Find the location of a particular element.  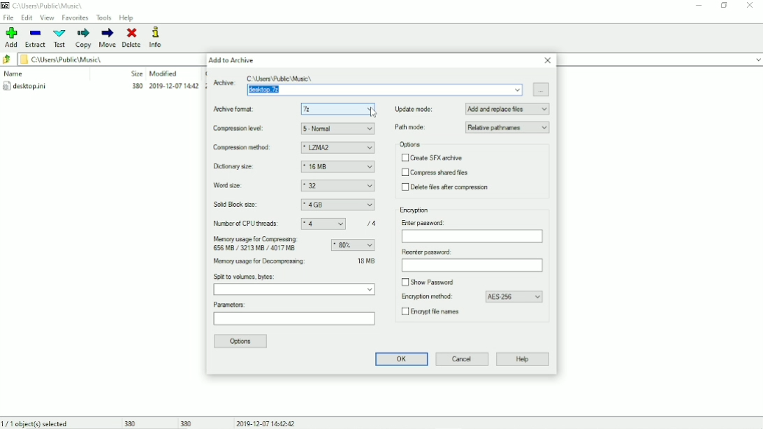

Delete is located at coordinates (132, 38).